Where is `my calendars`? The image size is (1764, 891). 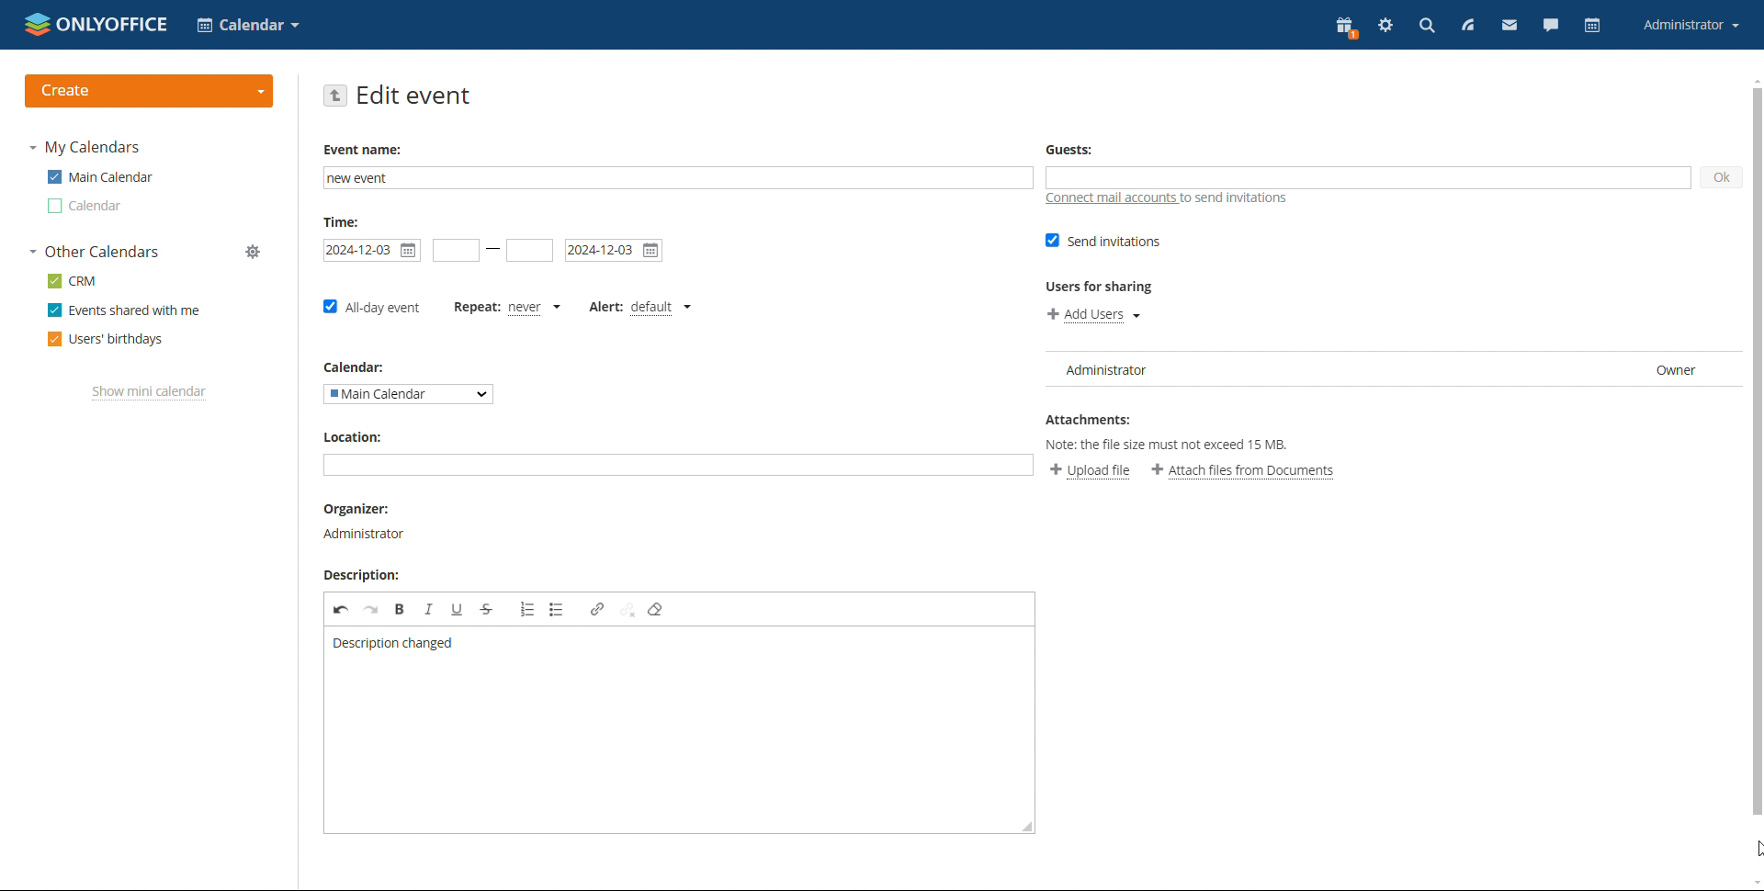 my calendars is located at coordinates (85, 148).